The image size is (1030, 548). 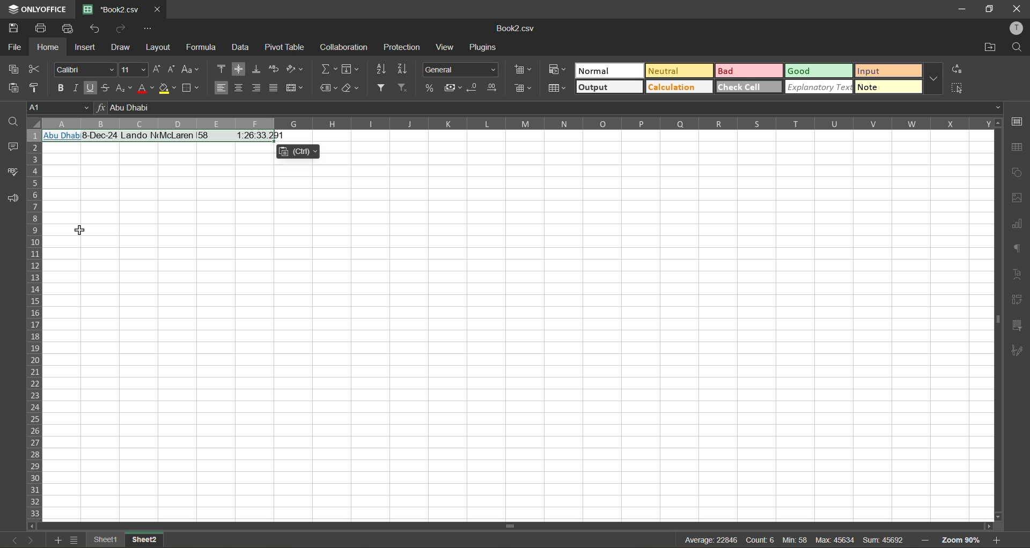 I want to click on number format, so click(x=463, y=68).